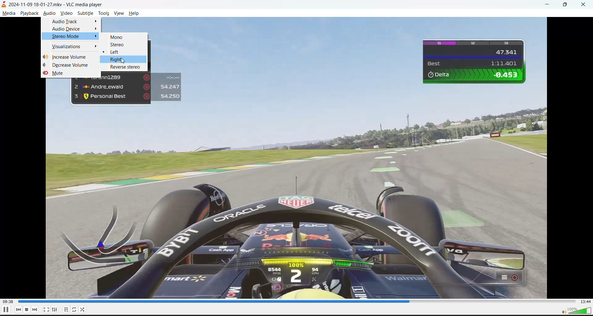 This screenshot has width=593, height=316. What do you see at coordinates (86, 14) in the screenshot?
I see `subtitle` at bounding box center [86, 14].